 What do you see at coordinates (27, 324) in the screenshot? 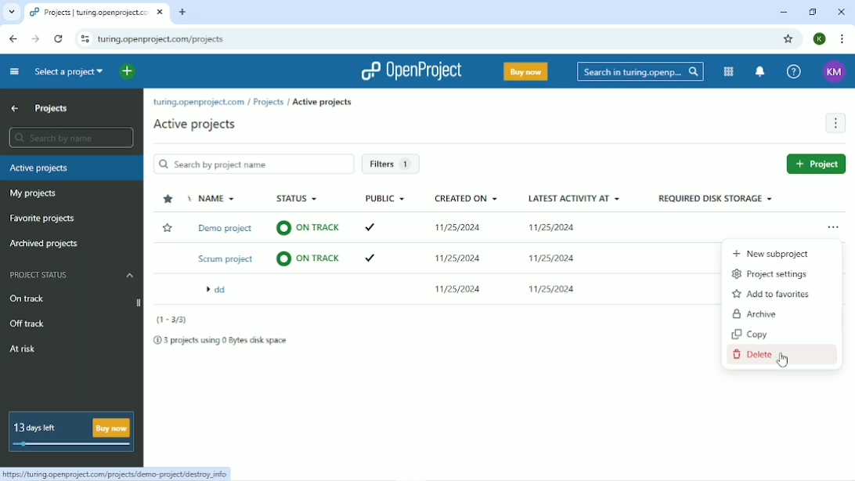
I see `Off track` at bounding box center [27, 324].